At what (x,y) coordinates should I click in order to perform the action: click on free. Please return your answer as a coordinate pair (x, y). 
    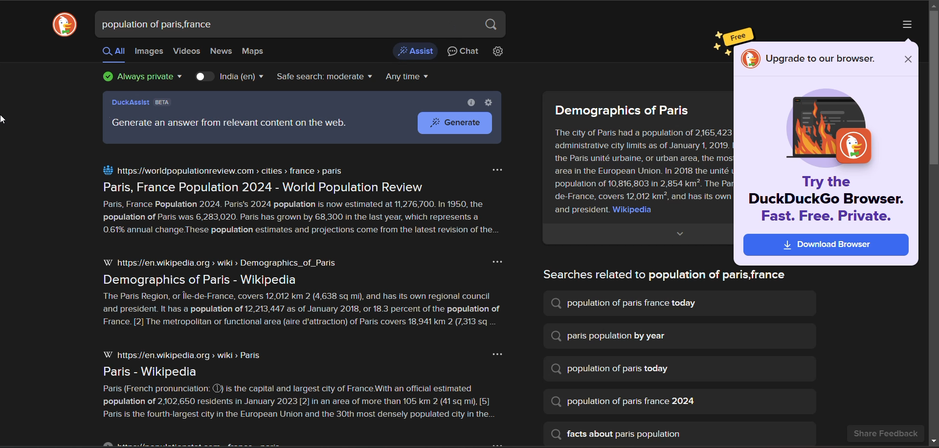
    Looking at the image, I should click on (733, 36).